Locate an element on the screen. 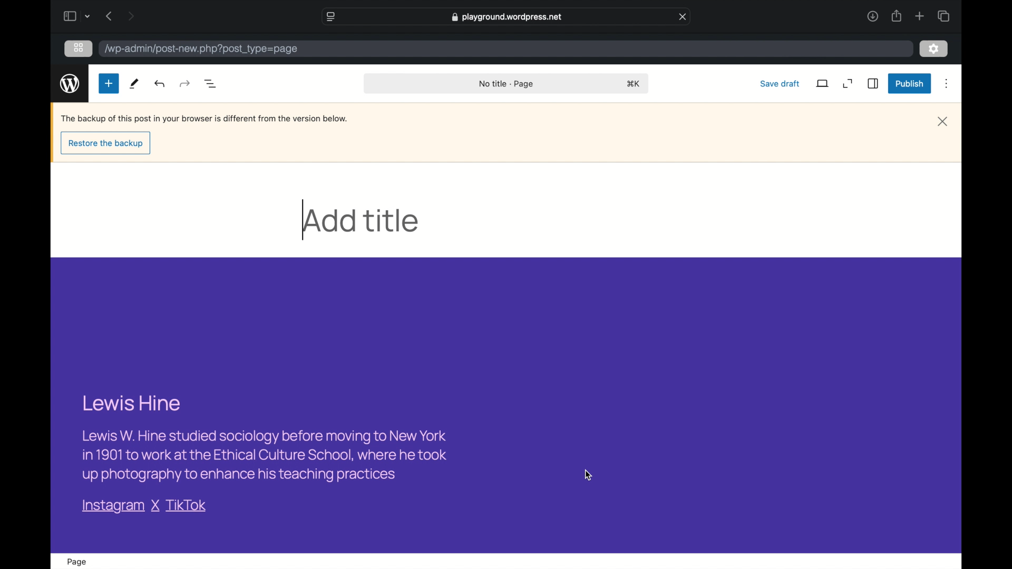 This screenshot has width=1012, height=569. cursor is located at coordinates (588, 475).